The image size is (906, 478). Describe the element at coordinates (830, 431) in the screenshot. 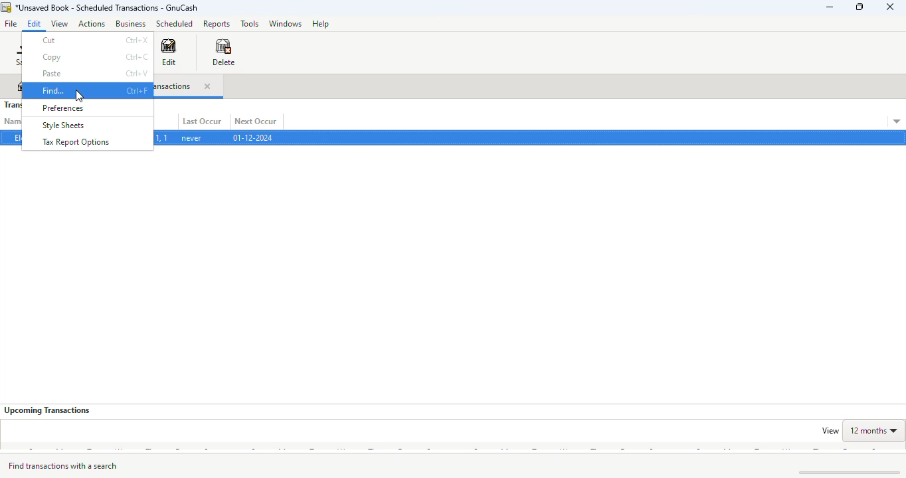

I see `view` at that location.